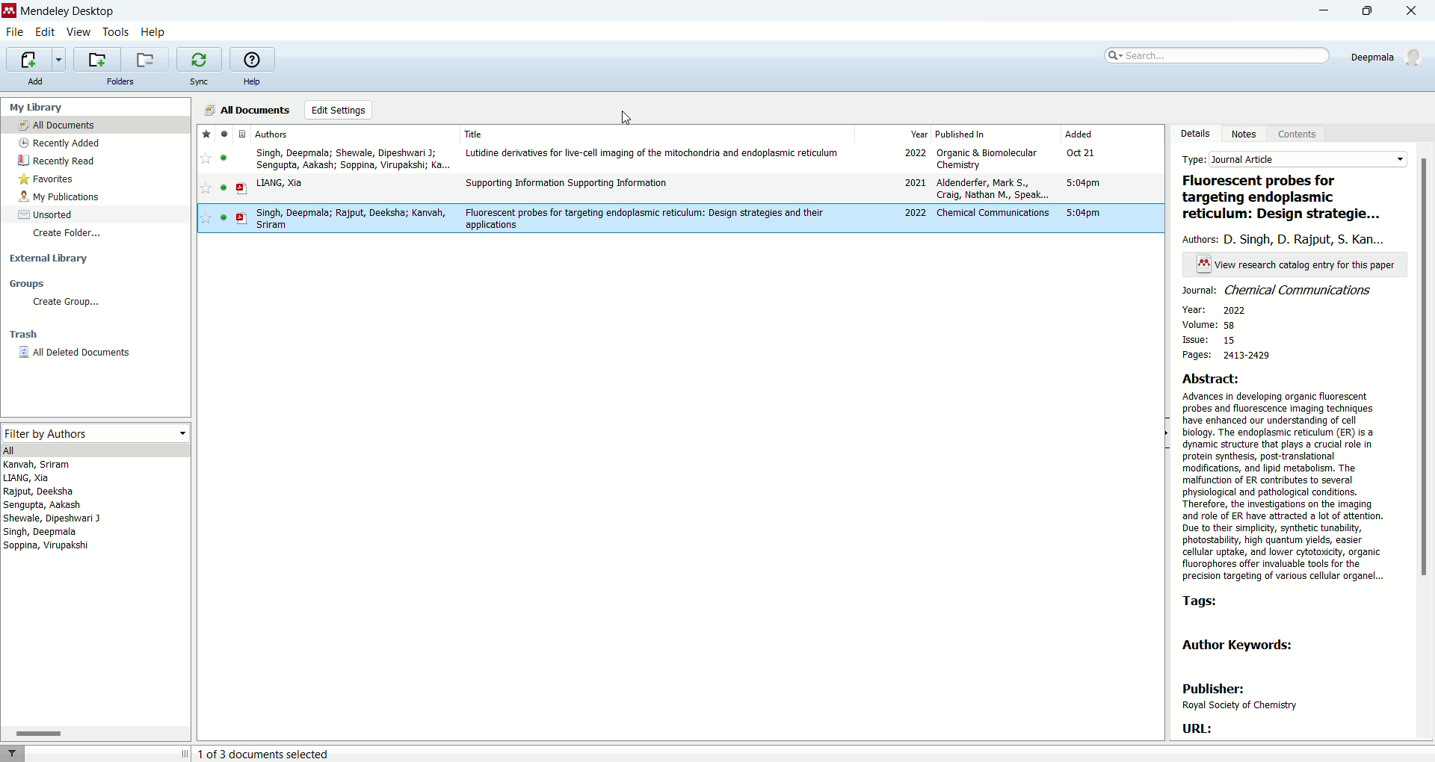  I want to click on authors, so click(283, 134).